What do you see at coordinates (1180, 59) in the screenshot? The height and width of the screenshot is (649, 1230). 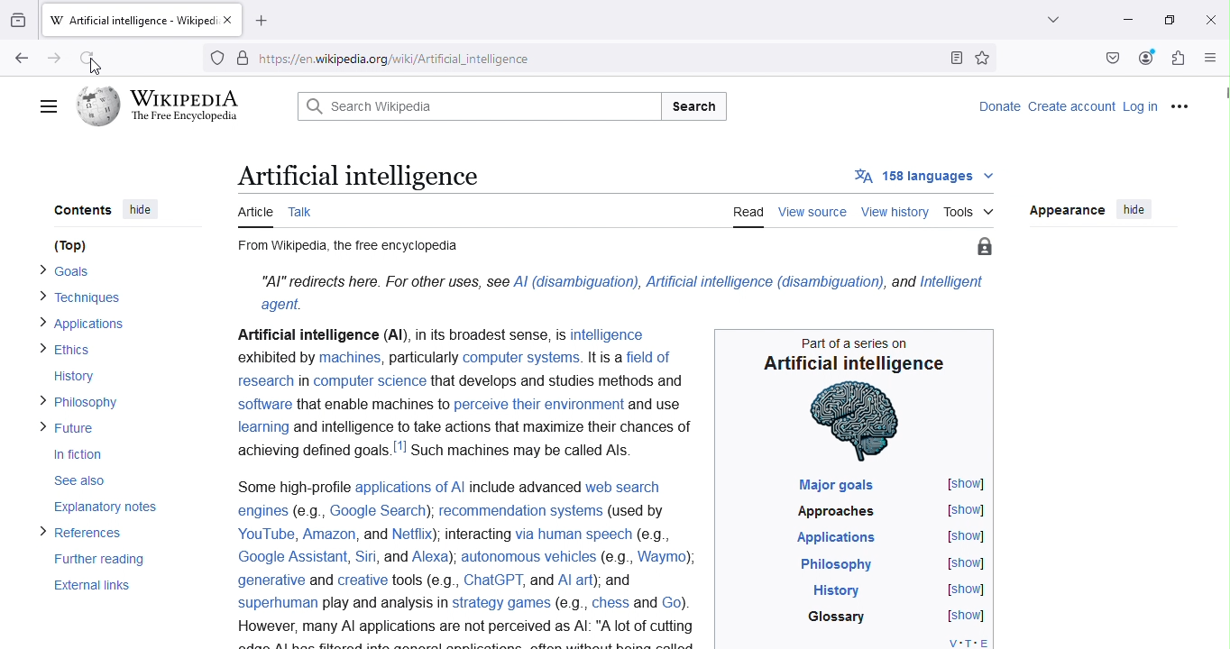 I see `Extensions` at bounding box center [1180, 59].